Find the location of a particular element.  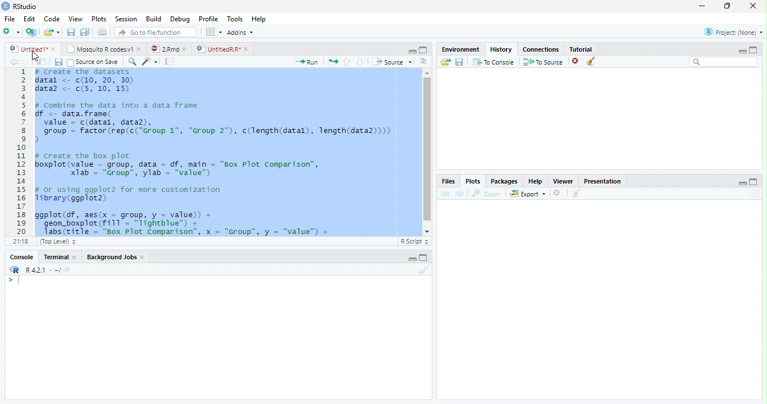

Code tools is located at coordinates (150, 62).